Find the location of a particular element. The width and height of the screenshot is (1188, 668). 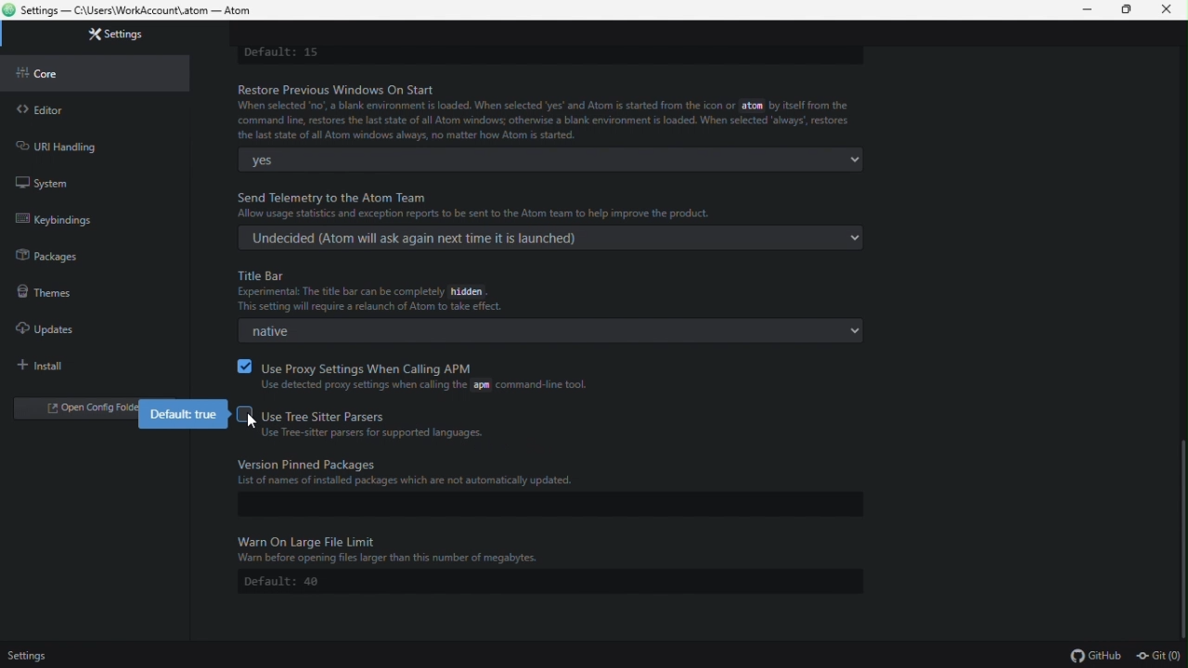

file name and file path is located at coordinates (136, 11).